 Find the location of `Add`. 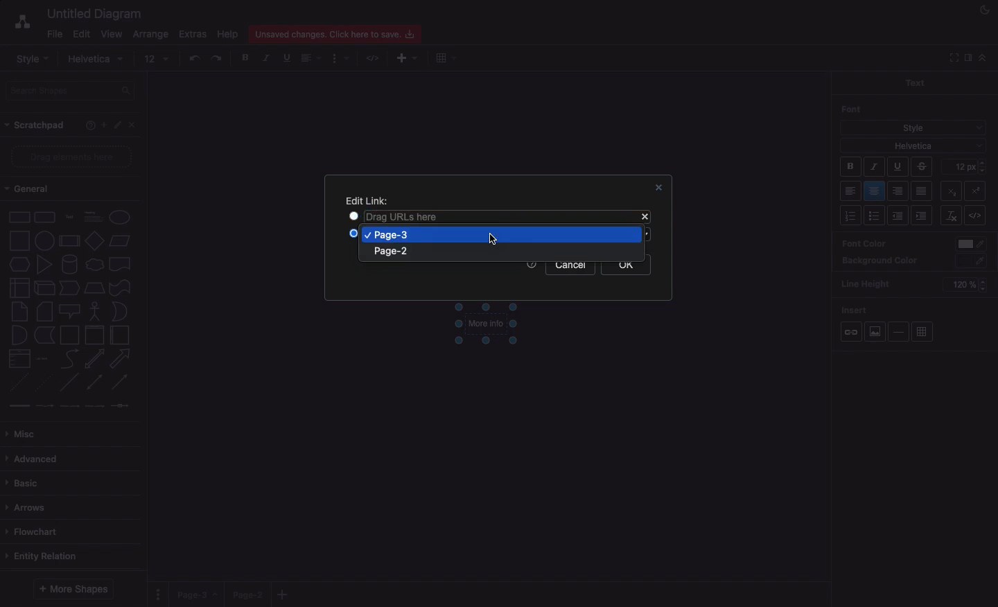

Add is located at coordinates (103, 124).